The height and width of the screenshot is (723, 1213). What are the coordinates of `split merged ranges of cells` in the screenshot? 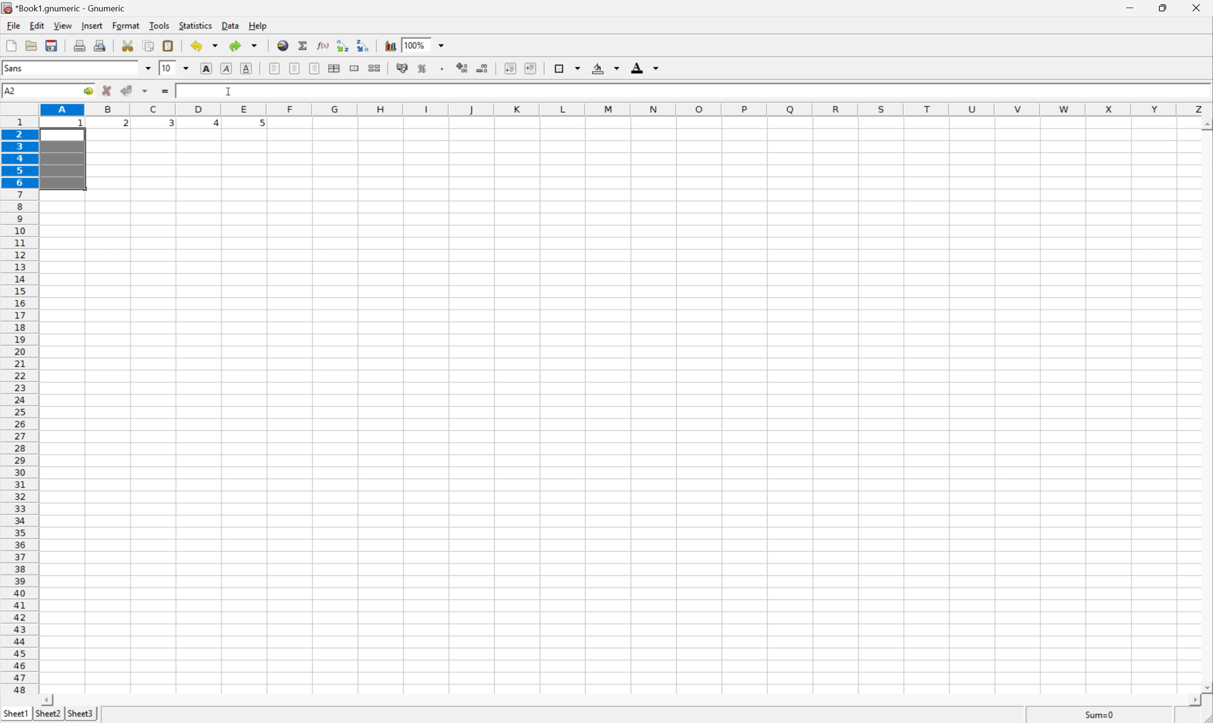 It's located at (376, 67).